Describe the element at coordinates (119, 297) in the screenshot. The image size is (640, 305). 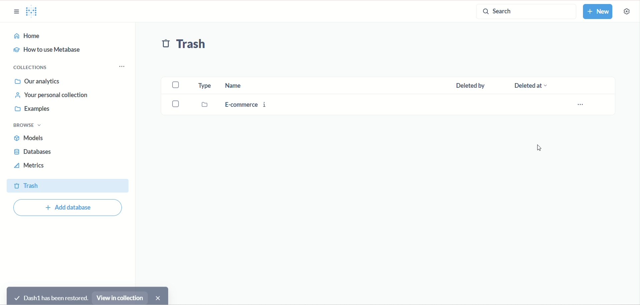
I see `view in collection` at that location.